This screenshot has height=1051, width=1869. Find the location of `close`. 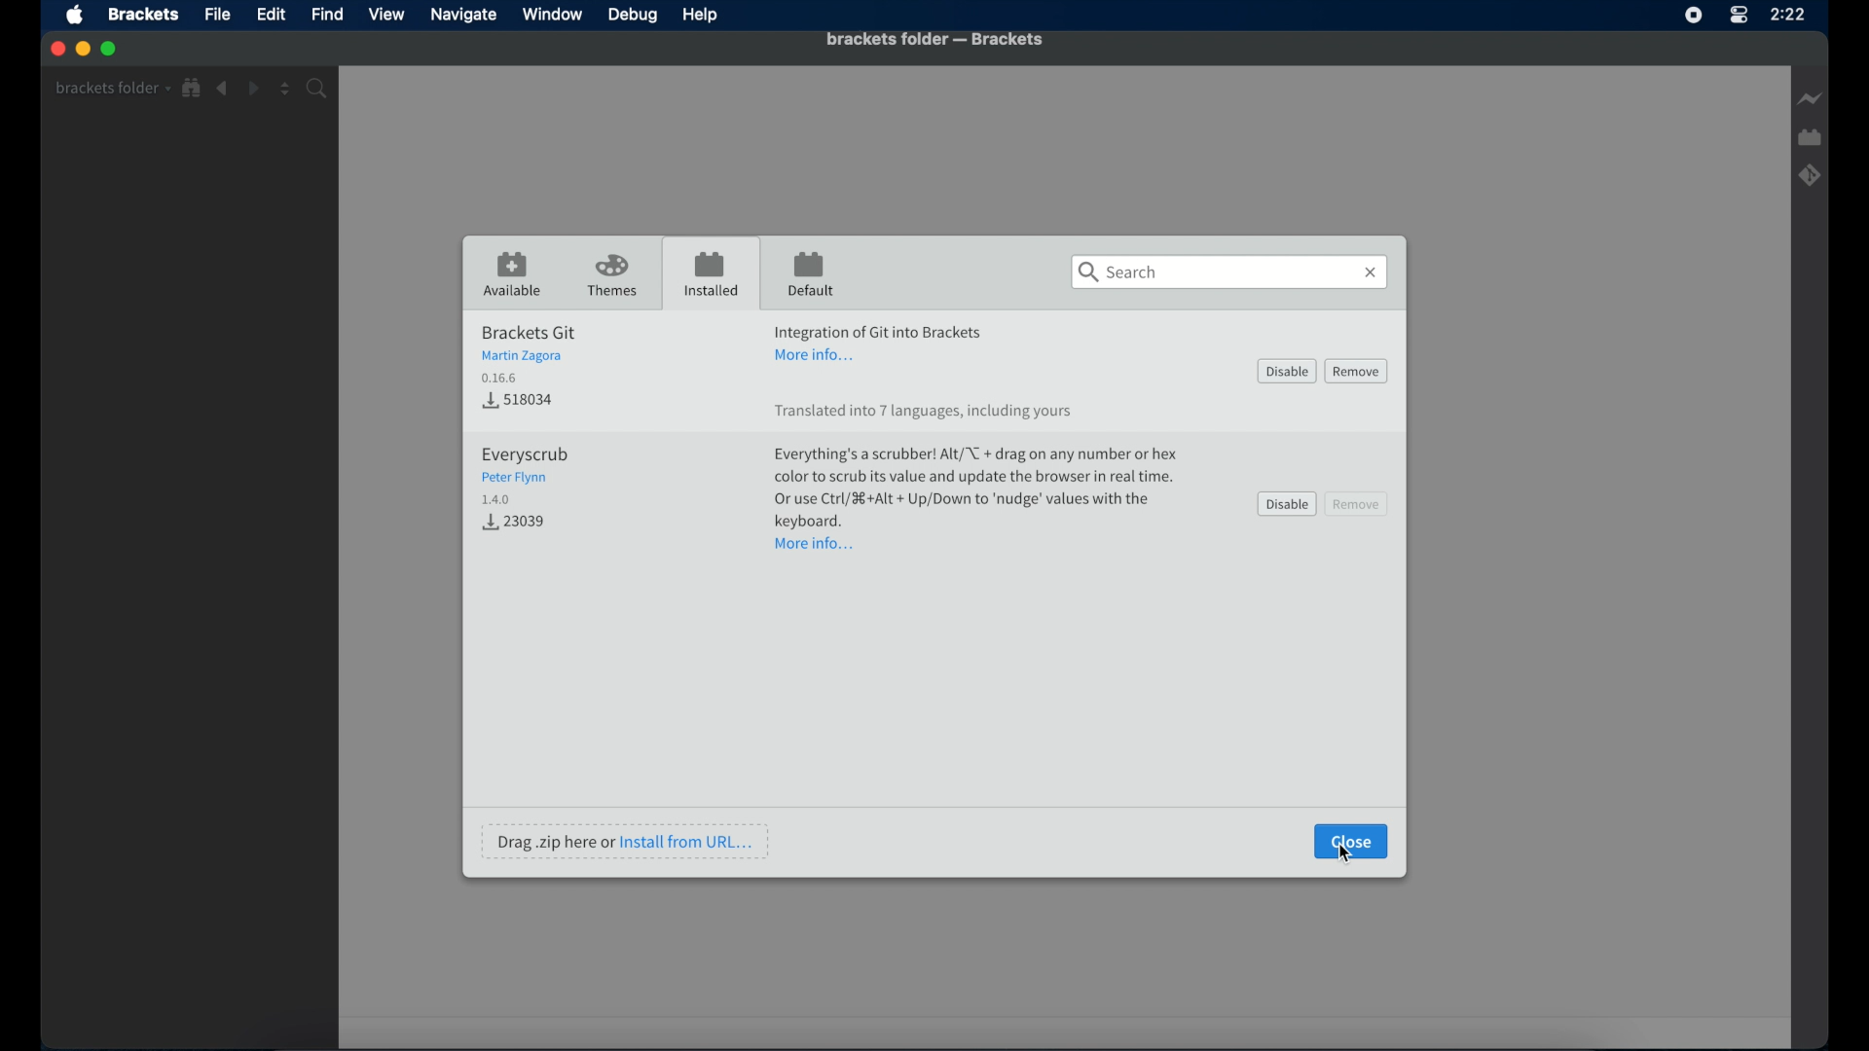

close is located at coordinates (1352, 839).